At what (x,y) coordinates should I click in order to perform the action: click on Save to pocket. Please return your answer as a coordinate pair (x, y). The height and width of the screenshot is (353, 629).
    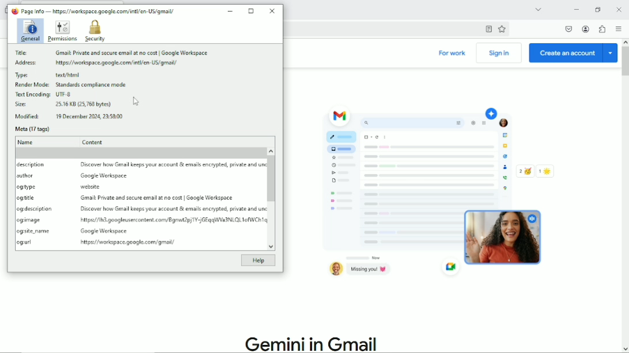
    Looking at the image, I should click on (568, 29).